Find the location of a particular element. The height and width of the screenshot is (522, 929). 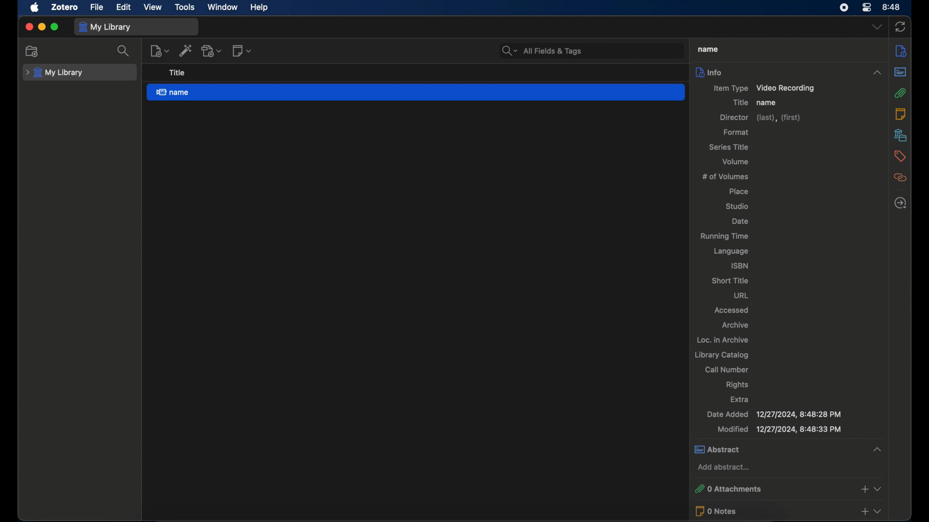

control center is located at coordinates (867, 8).